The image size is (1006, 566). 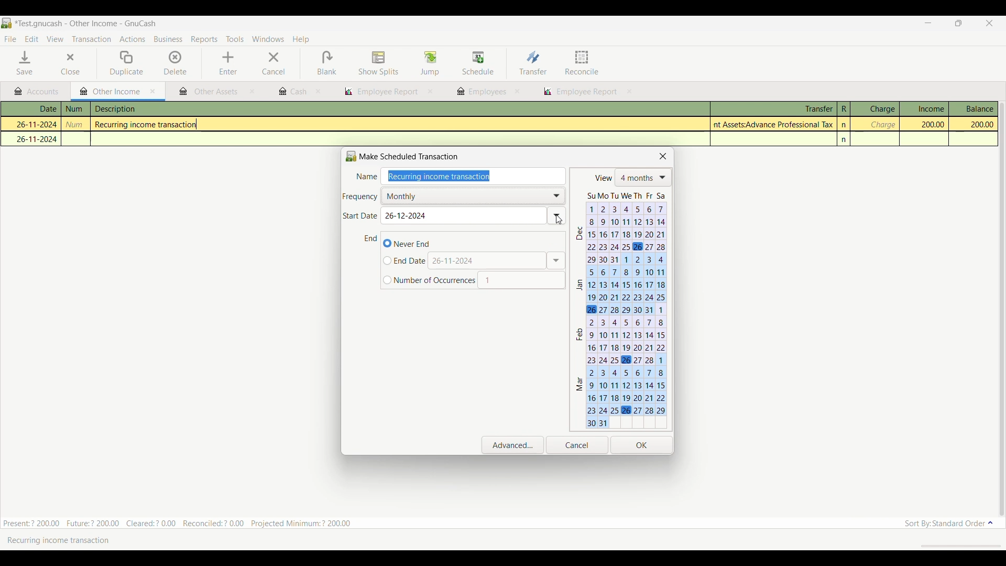 I want to click on Name, so click(x=366, y=177).